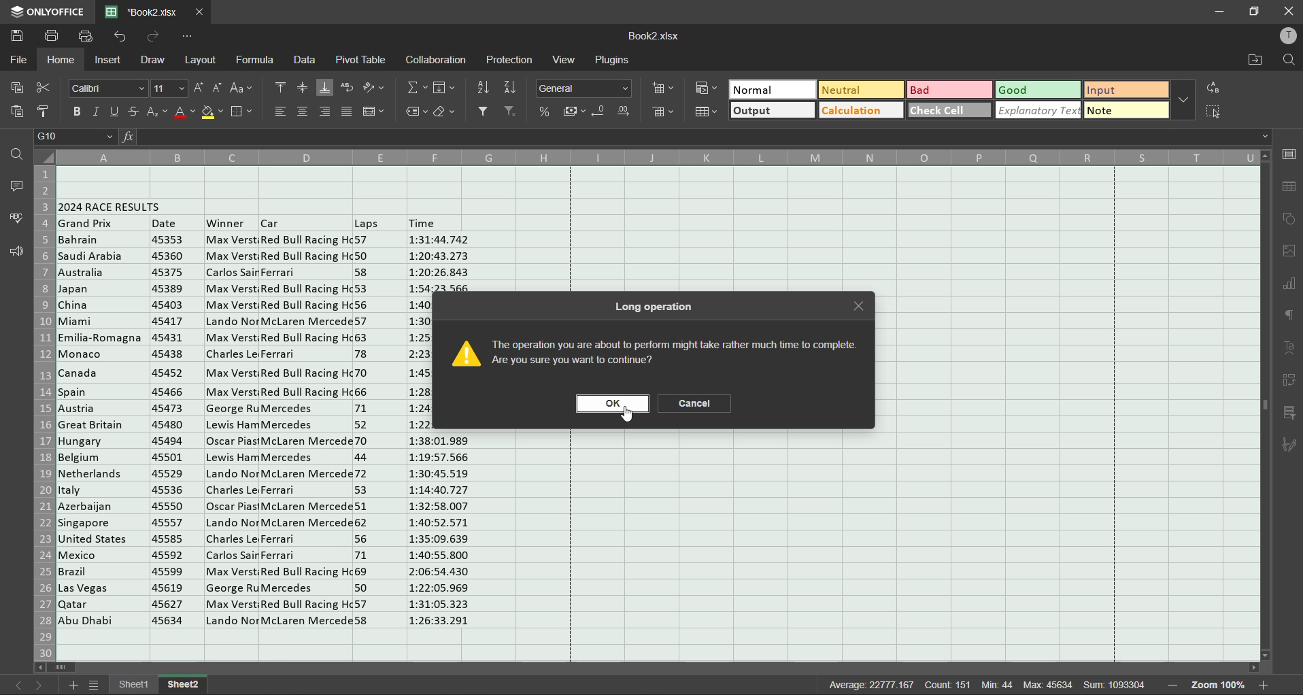 This screenshot has height=695, width=1303. Describe the element at coordinates (228, 223) in the screenshot. I see `winner` at that location.